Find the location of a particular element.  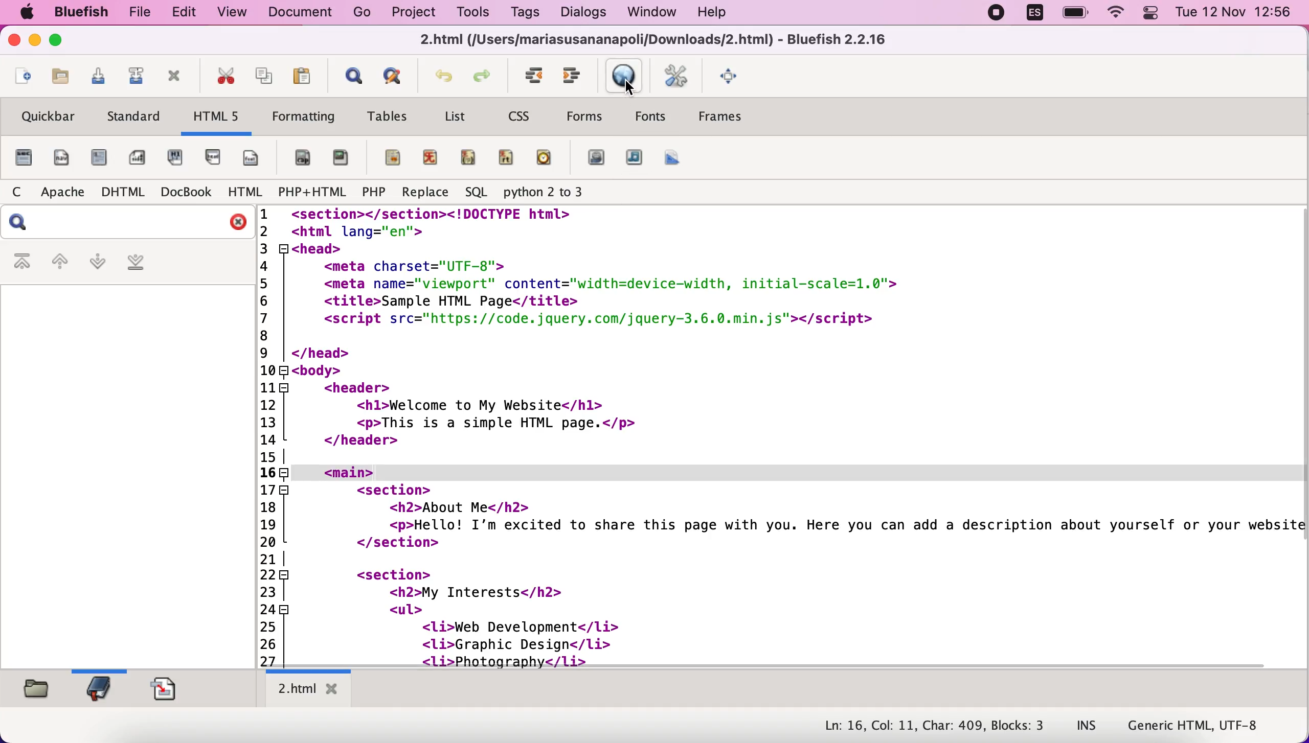

search is located at coordinates (20, 224).